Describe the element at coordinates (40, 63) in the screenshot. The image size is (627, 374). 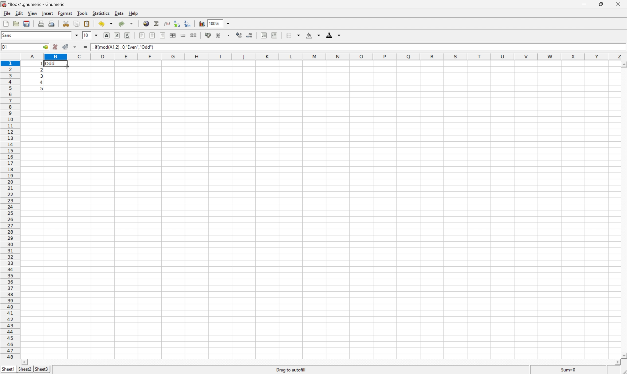
I see `` at that location.